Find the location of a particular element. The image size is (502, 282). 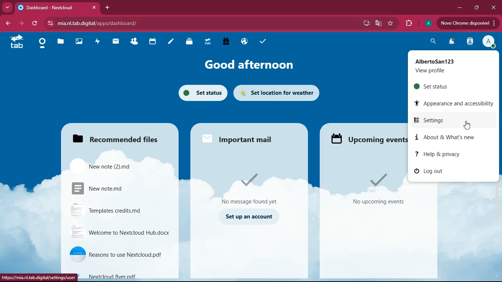

google translate is located at coordinates (379, 23).